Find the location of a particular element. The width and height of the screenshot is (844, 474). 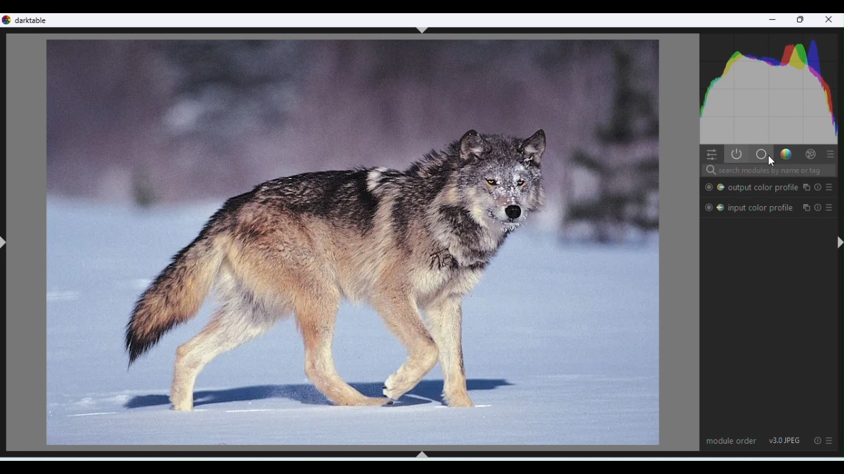

checkbox is located at coordinates (709, 207).